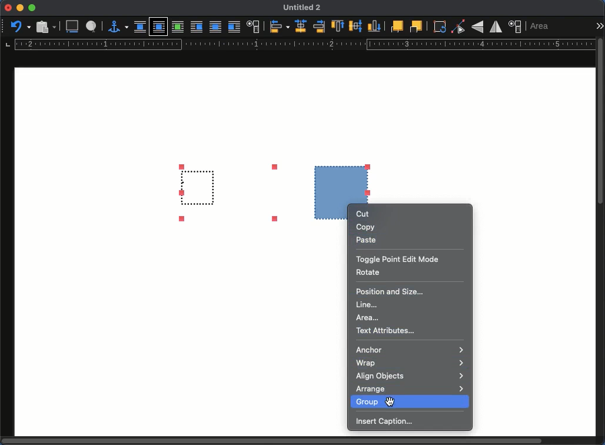 Image resolution: width=605 pixels, height=445 pixels. What do you see at coordinates (410, 376) in the screenshot?
I see `align objects` at bounding box center [410, 376].